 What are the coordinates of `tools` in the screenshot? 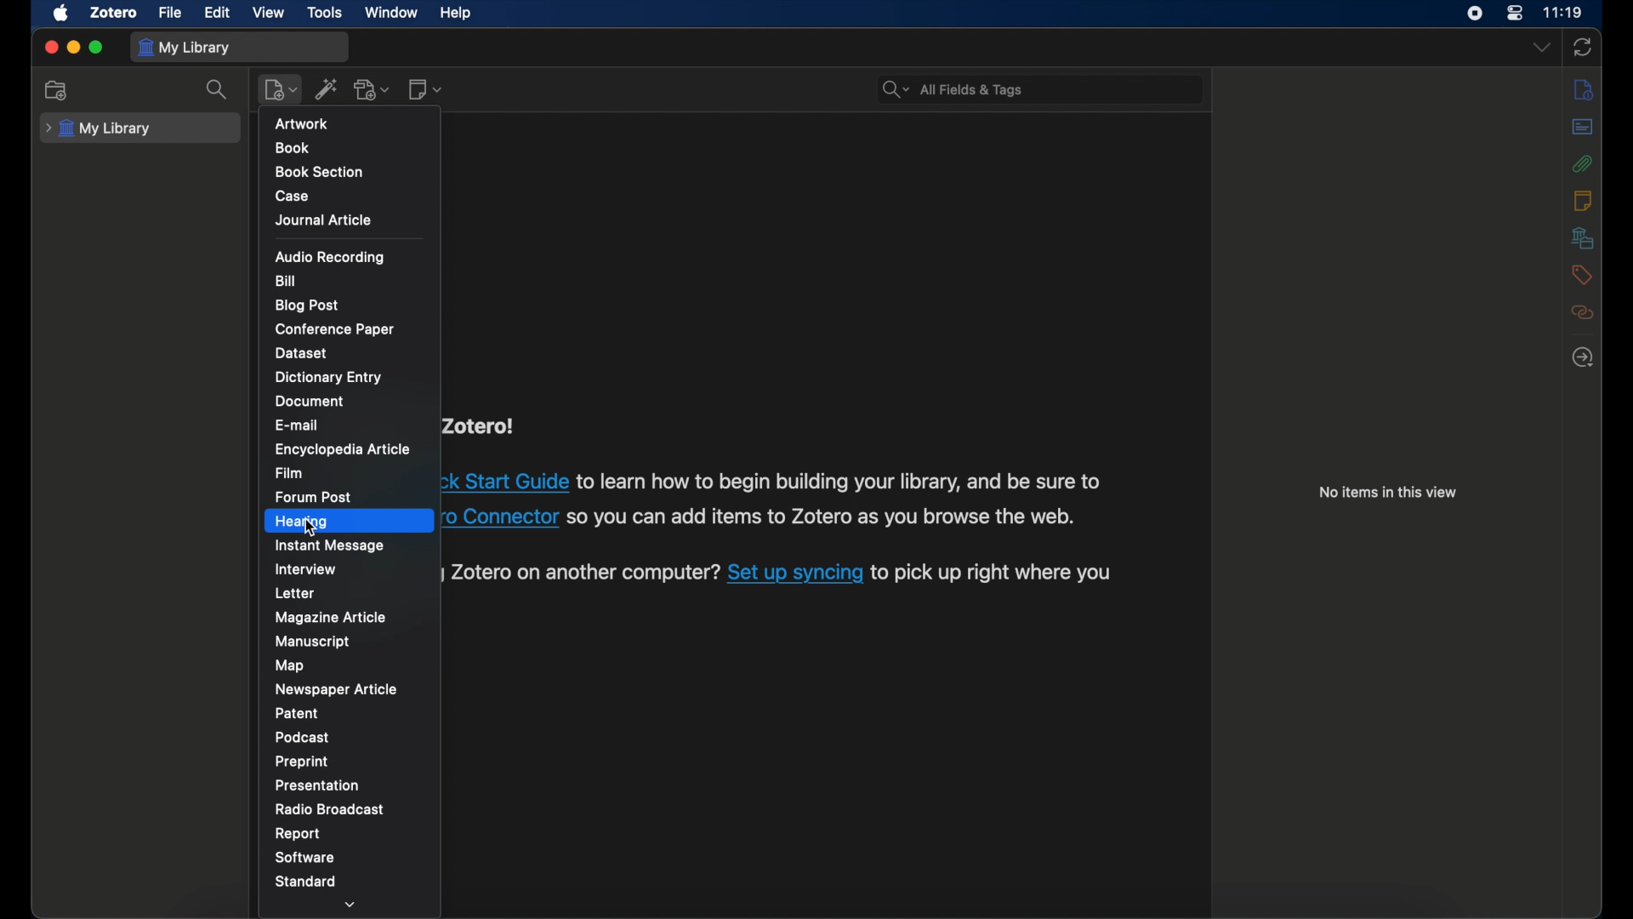 It's located at (326, 11).